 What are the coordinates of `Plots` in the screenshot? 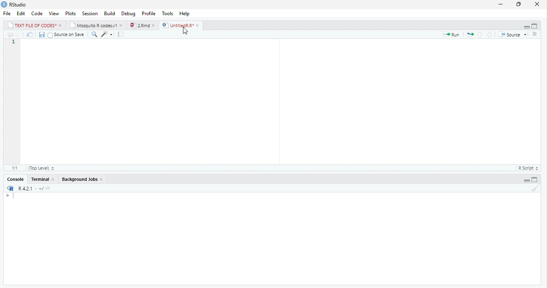 It's located at (70, 13).